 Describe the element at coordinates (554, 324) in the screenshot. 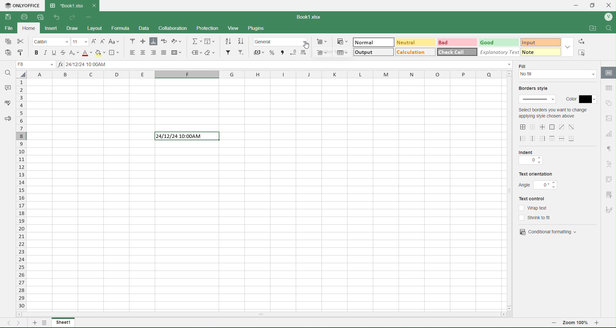

I see `zoom out` at that location.